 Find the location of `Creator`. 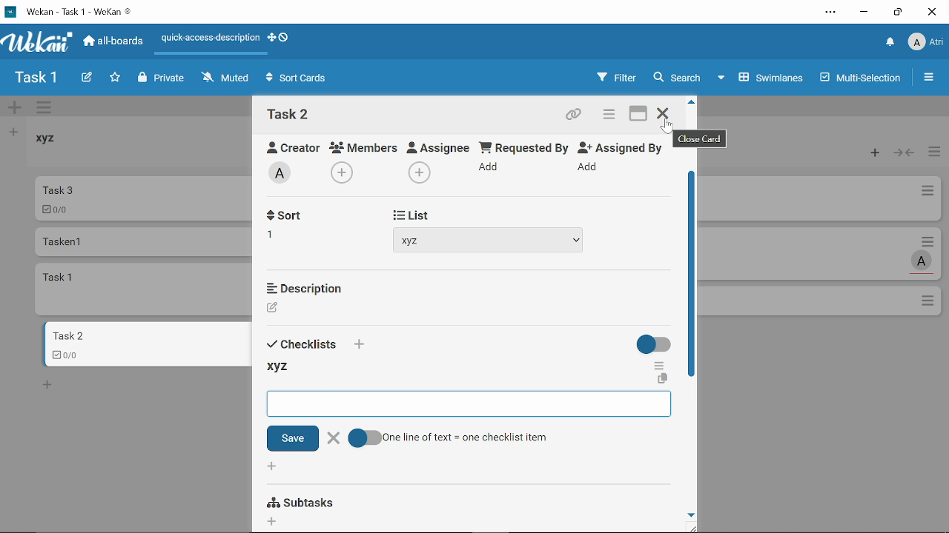

Creator is located at coordinates (273, 308).